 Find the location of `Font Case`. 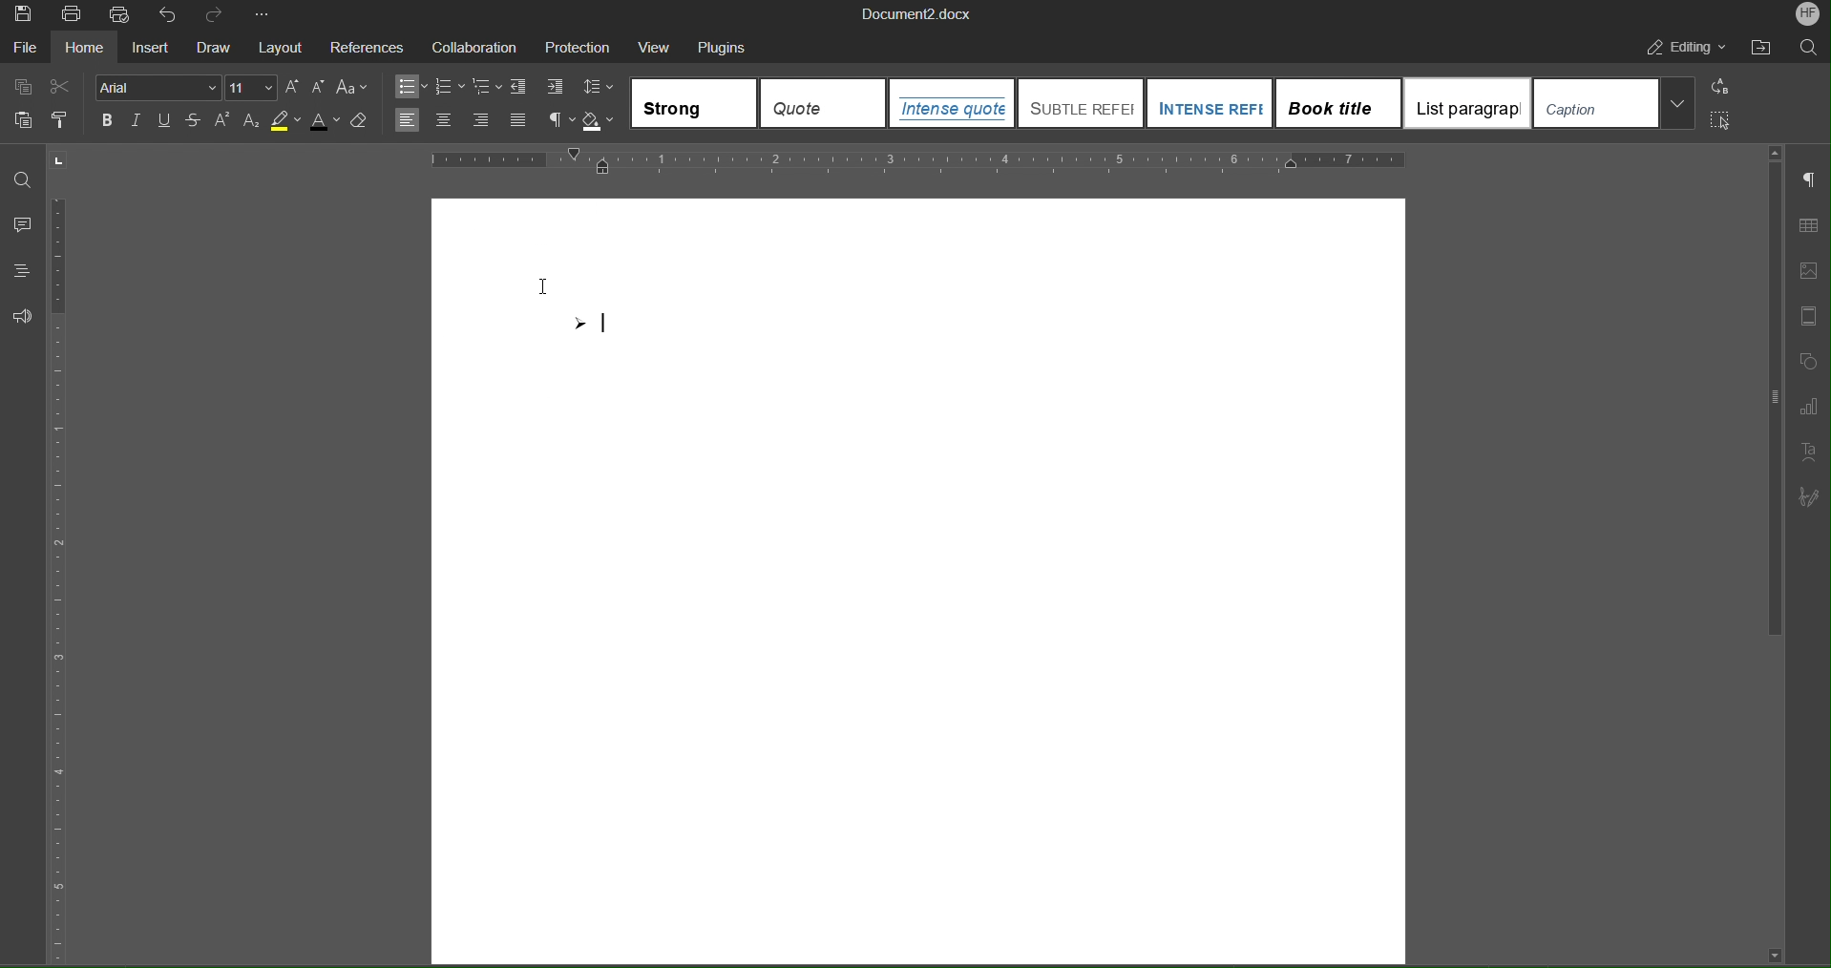

Font Case is located at coordinates (359, 84).